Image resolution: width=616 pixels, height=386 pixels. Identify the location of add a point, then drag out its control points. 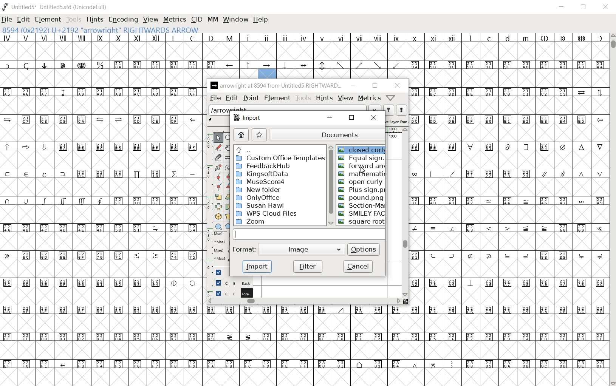
(218, 168).